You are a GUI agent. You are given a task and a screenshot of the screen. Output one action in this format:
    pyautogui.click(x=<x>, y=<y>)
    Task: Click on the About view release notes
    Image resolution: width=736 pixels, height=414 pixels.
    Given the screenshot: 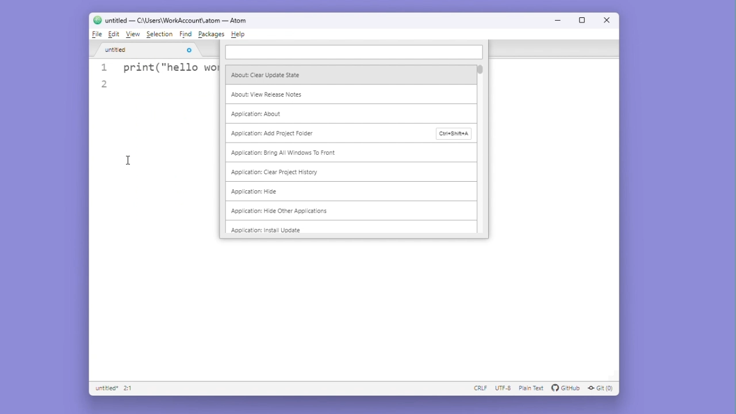 What is the action you would take?
    pyautogui.click(x=268, y=93)
    